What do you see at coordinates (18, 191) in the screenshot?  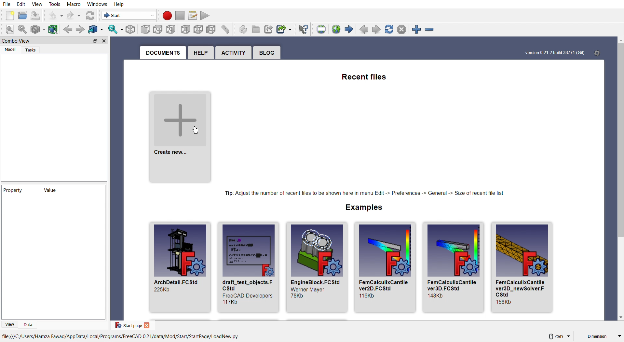 I see `Property` at bounding box center [18, 191].